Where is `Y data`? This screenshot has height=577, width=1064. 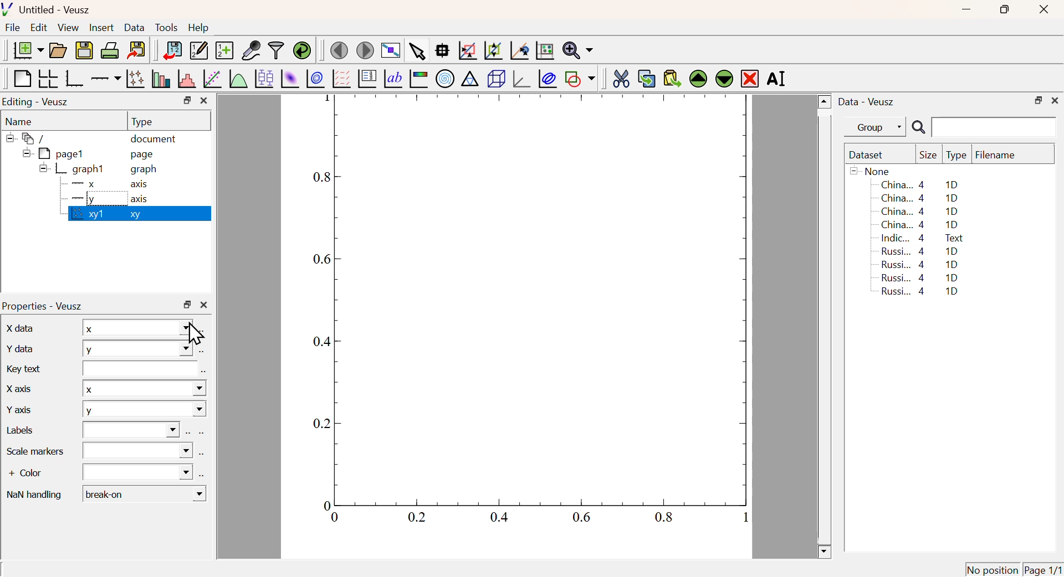 Y data is located at coordinates (18, 347).